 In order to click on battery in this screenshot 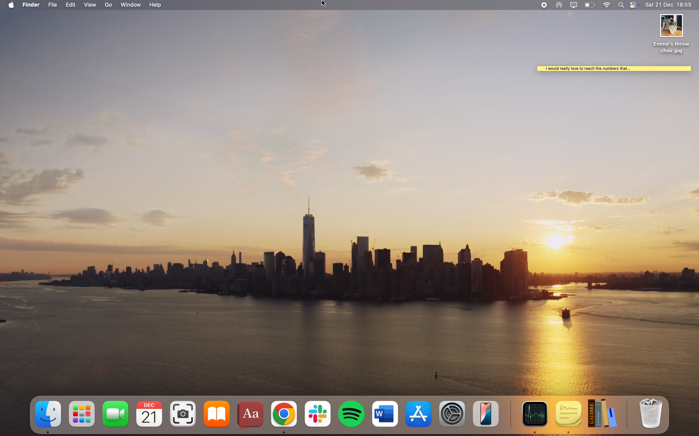, I will do `click(590, 5)`.